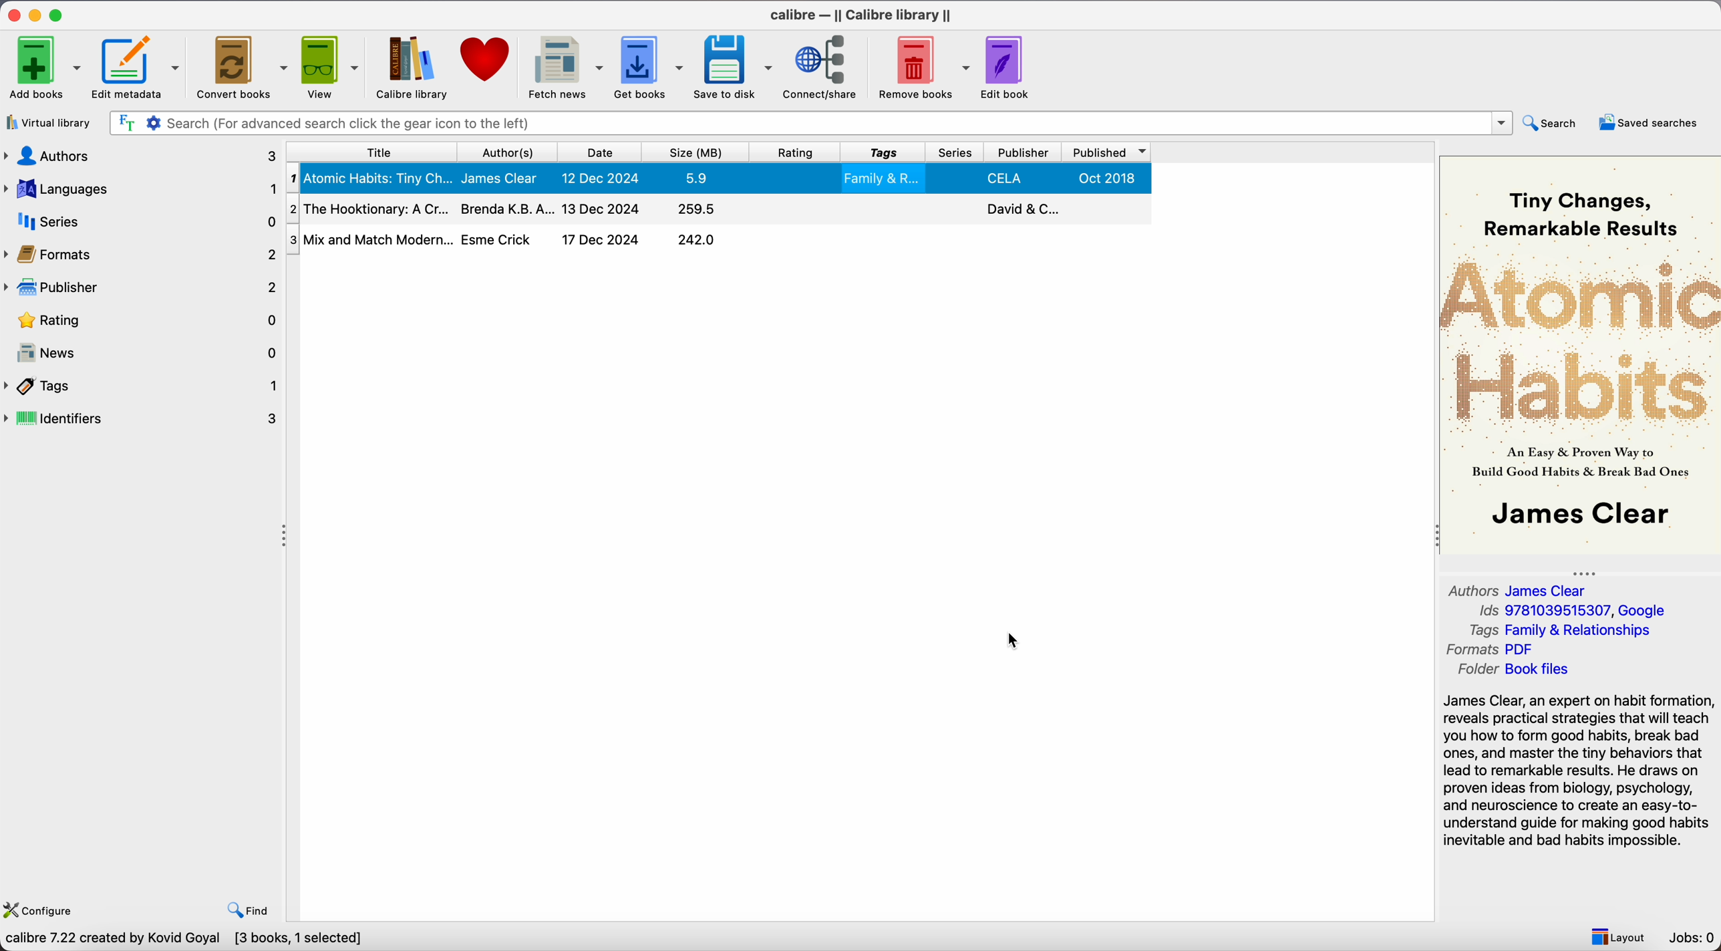 The height and width of the screenshot is (951, 1721). I want to click on rating, so click(143, 321).